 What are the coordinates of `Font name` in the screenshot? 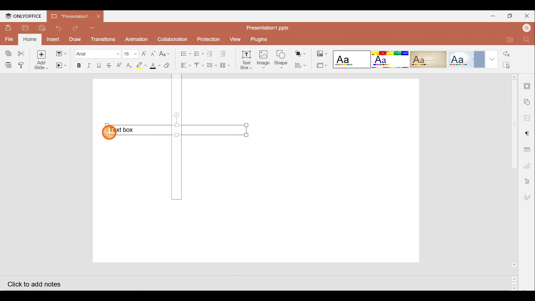 It's located at (97, 53).